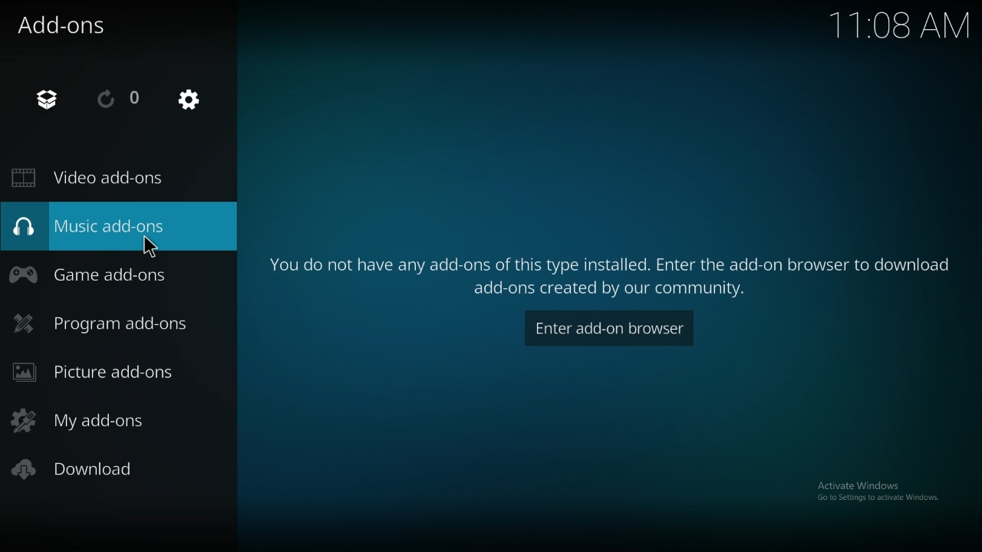  I want to click on picture add ons, so click(103, 372).